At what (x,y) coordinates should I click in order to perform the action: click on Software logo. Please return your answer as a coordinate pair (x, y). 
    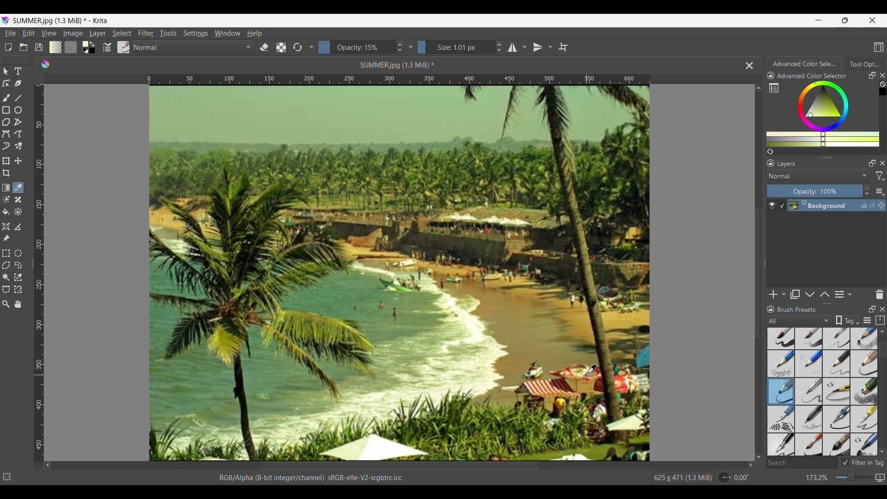
    Looking at the image, I should click on (45, 64).